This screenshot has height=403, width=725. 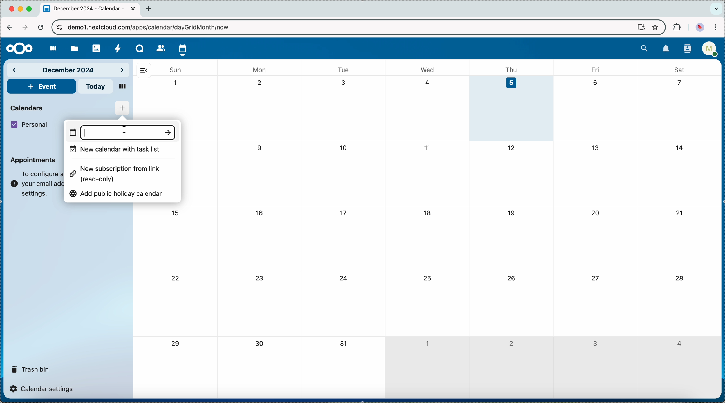 I want to click on 7, so click(x=677, y=83).